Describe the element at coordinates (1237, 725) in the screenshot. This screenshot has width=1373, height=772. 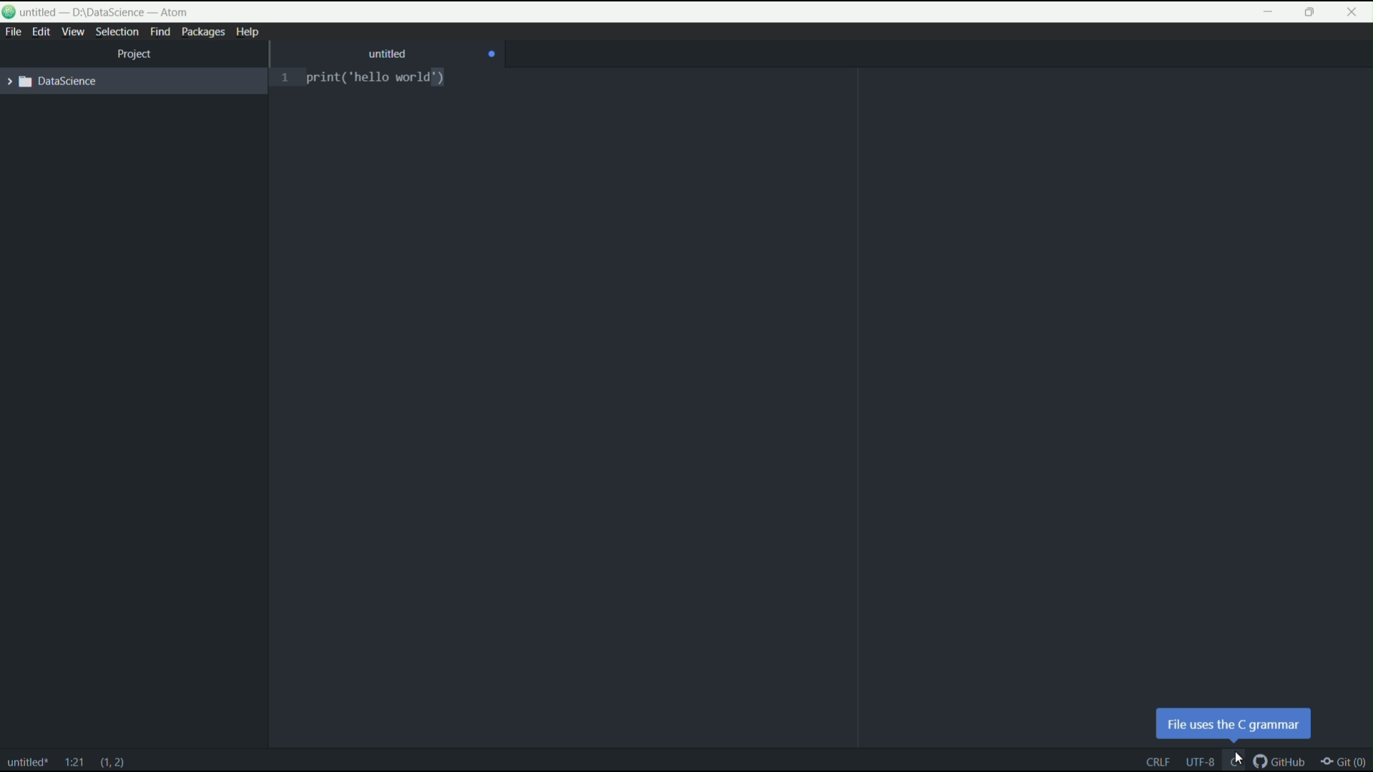
I see `pop up` at that location.